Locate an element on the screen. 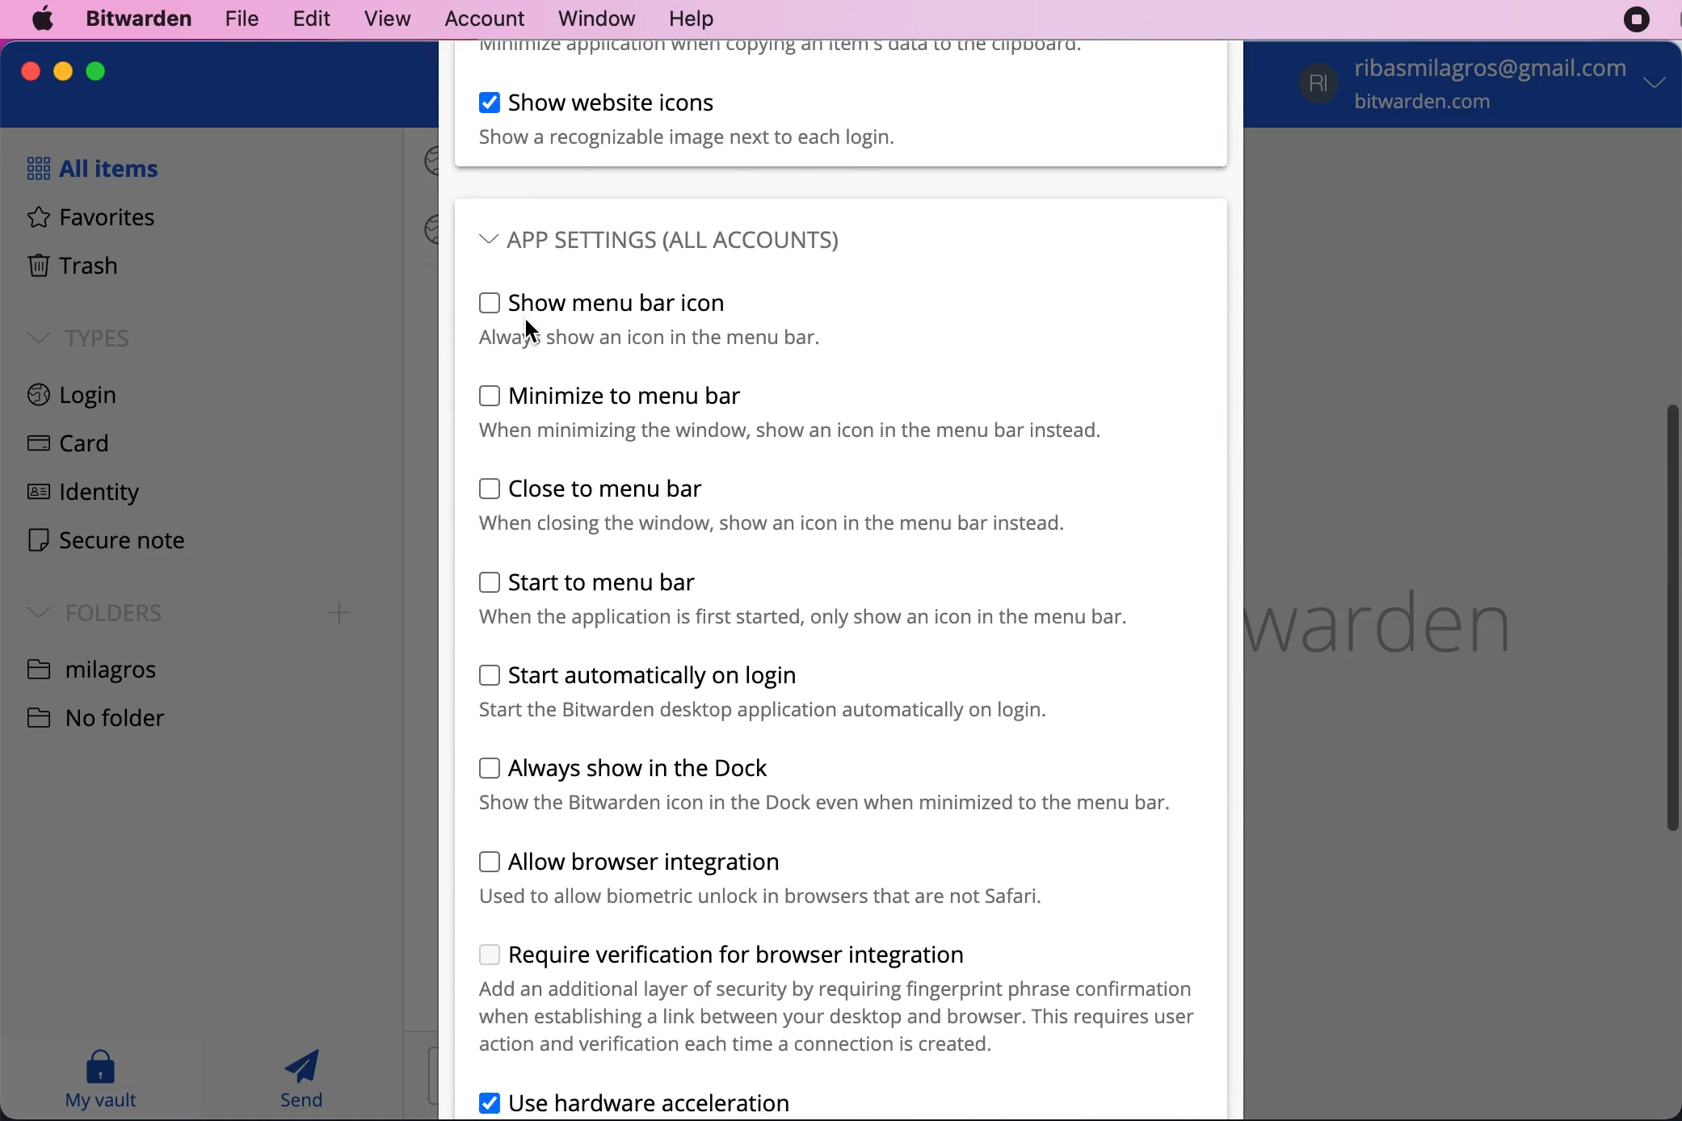 Image resolution: width=1682 pixels, height=1121 pixels. maximize is located at coordinates (95, 70).